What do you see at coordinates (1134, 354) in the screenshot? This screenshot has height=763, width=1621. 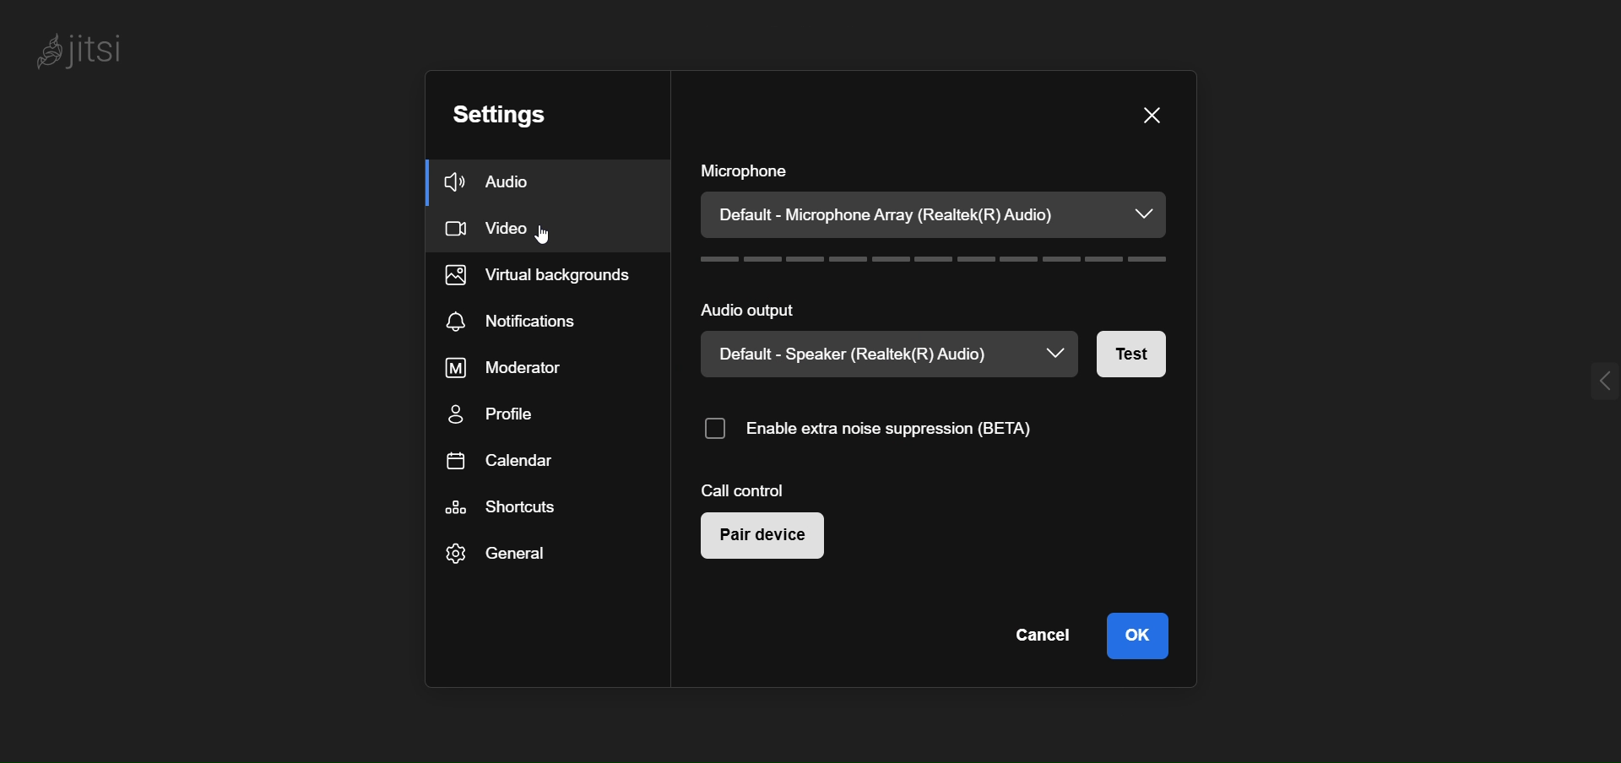 I see `test` at bounding box center [1134, 354].